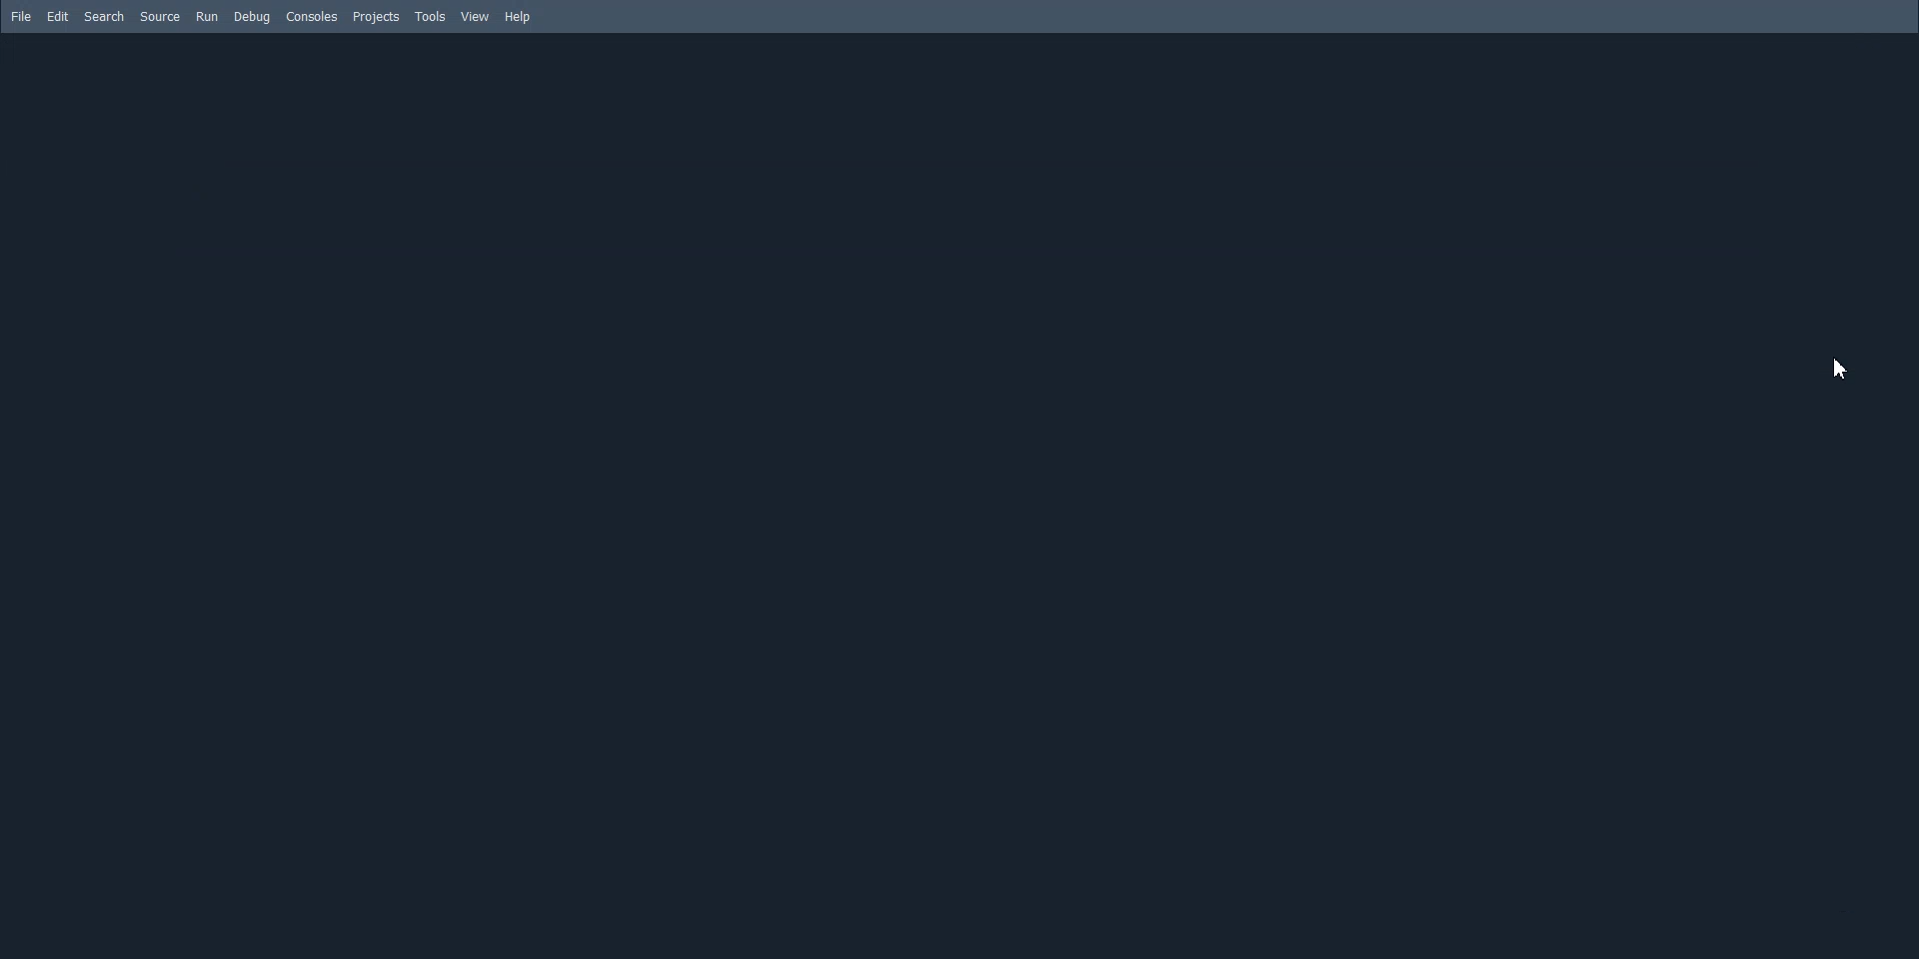 The height and width of the screenshot is (959, 1919). I want to click on Projects, so click(376, 17).